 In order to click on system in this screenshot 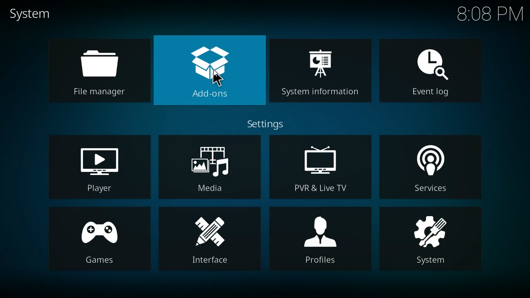, I will do `click(33, 14)`.